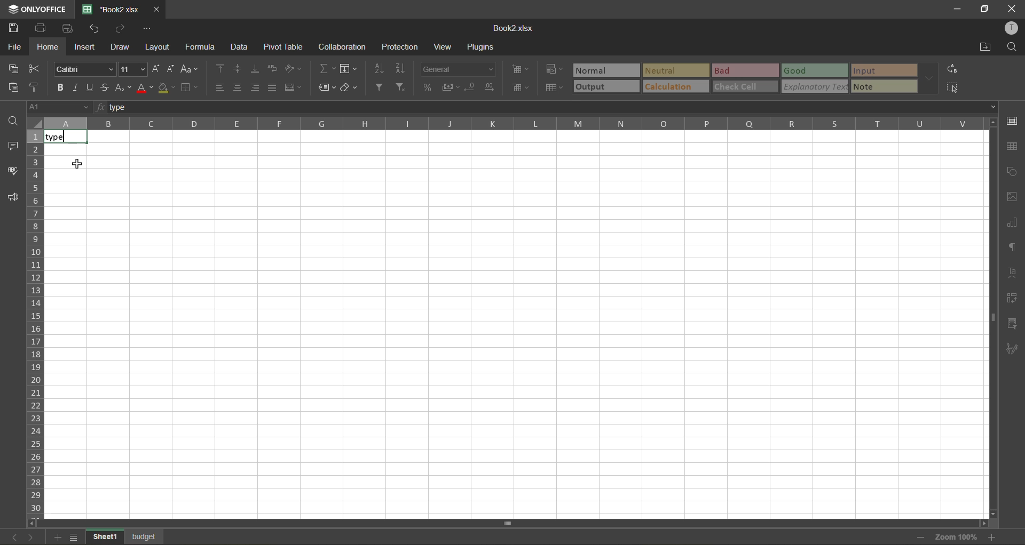  Describe the element at coordinates (1013, 197) in the screenshot. I see `images` at that location.